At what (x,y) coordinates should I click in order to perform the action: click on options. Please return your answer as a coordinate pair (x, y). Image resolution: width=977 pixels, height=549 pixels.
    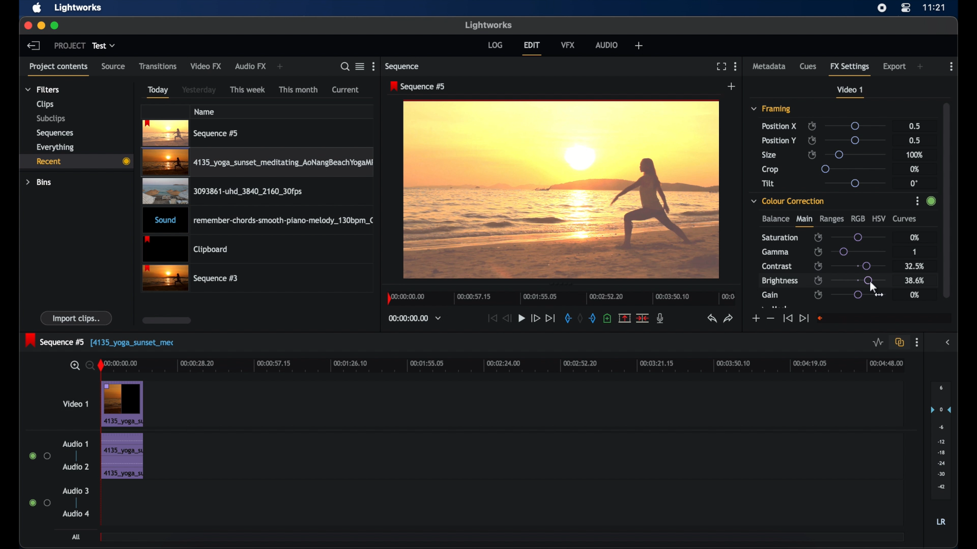
    Looking at the image, I should click on (914, 202).